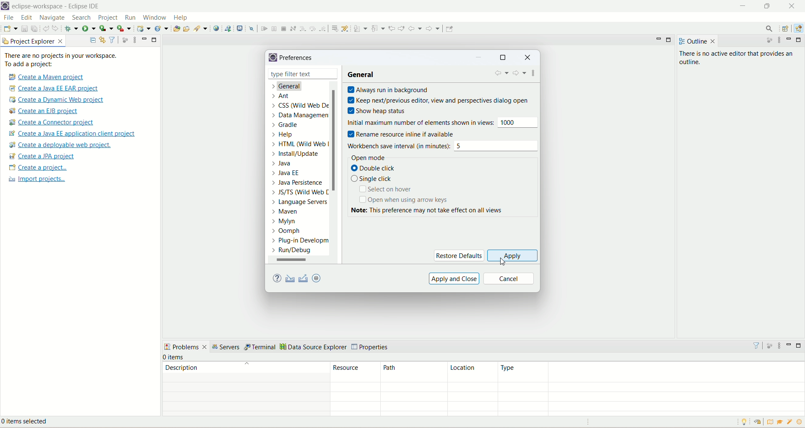 Image resolution: width=805 pixels, height=428 pixels. I want to click on language server, so click(299, 204).